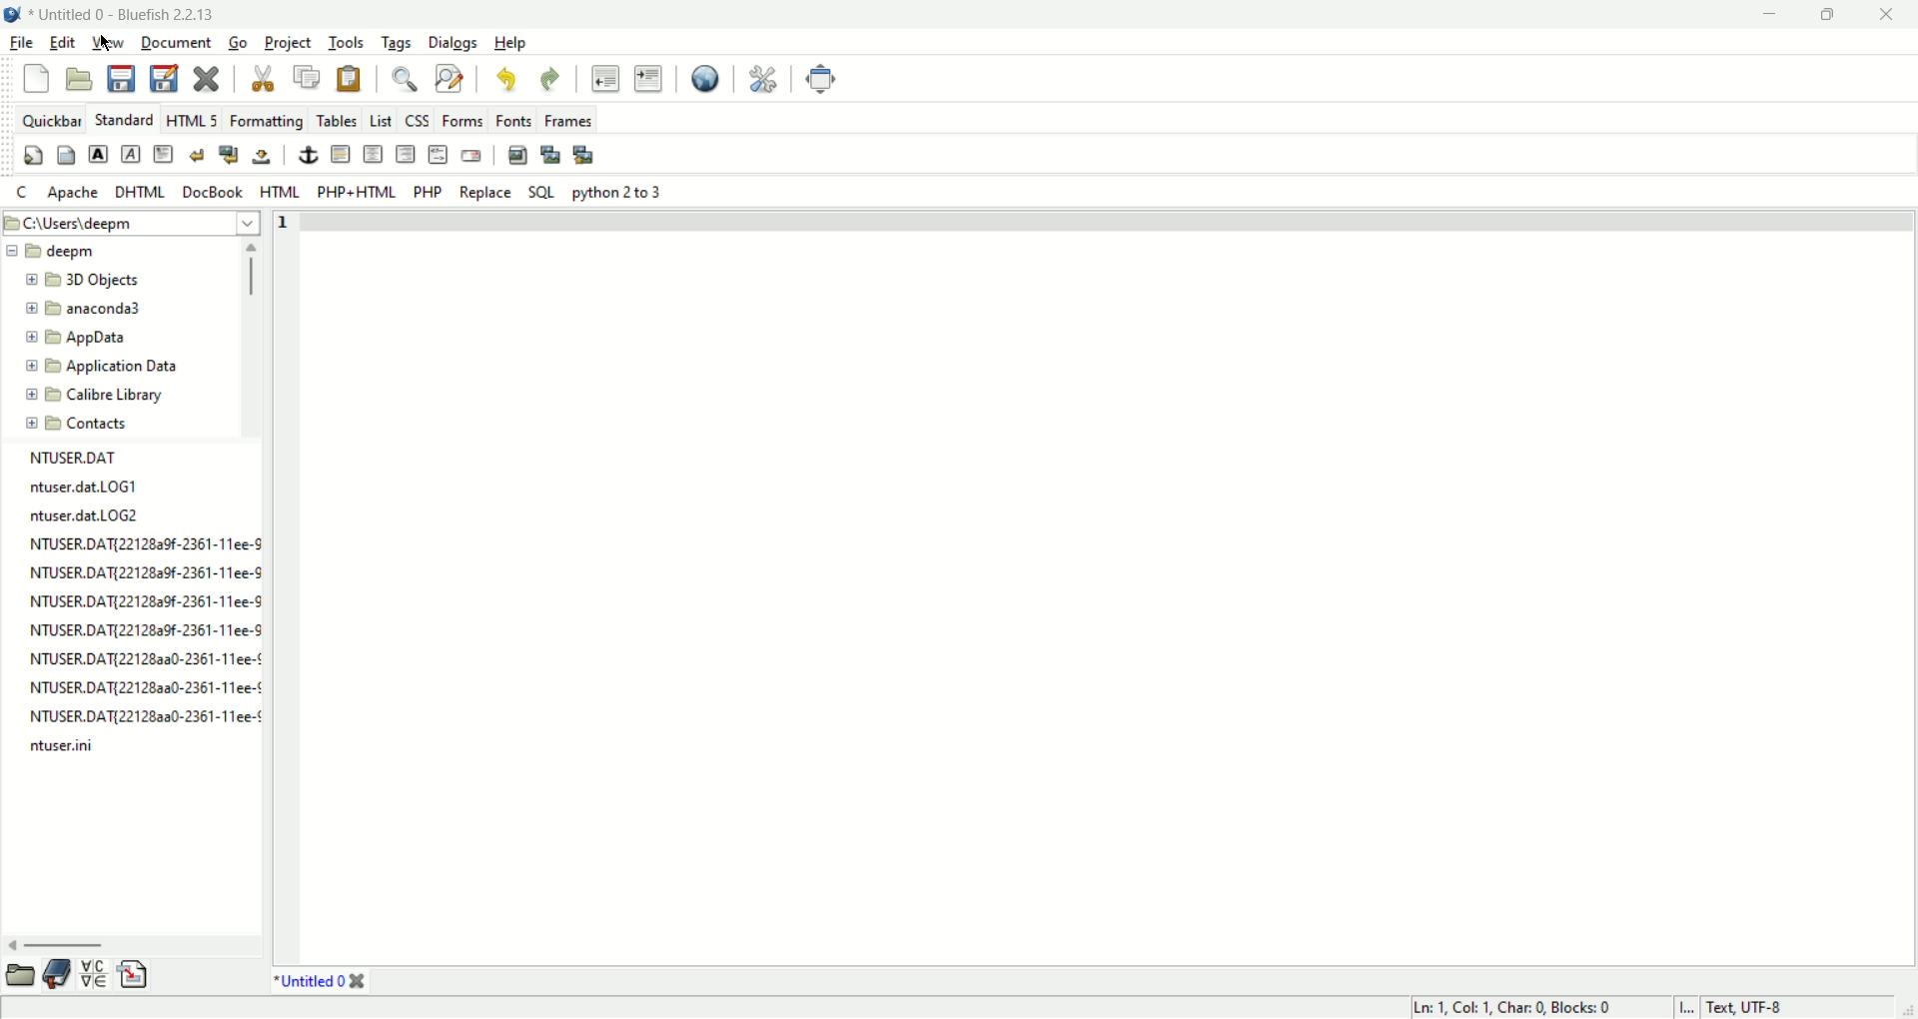  Describe the element at coordinates (649, 77) in the screenshot. I see `indent` at that location.